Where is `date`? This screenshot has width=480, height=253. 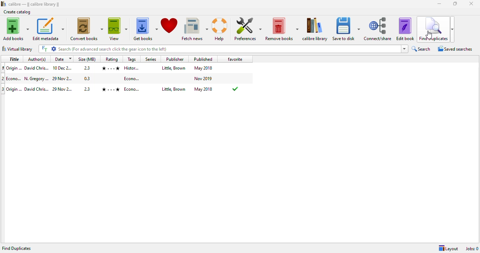 date is located at coordinates (63, 59).